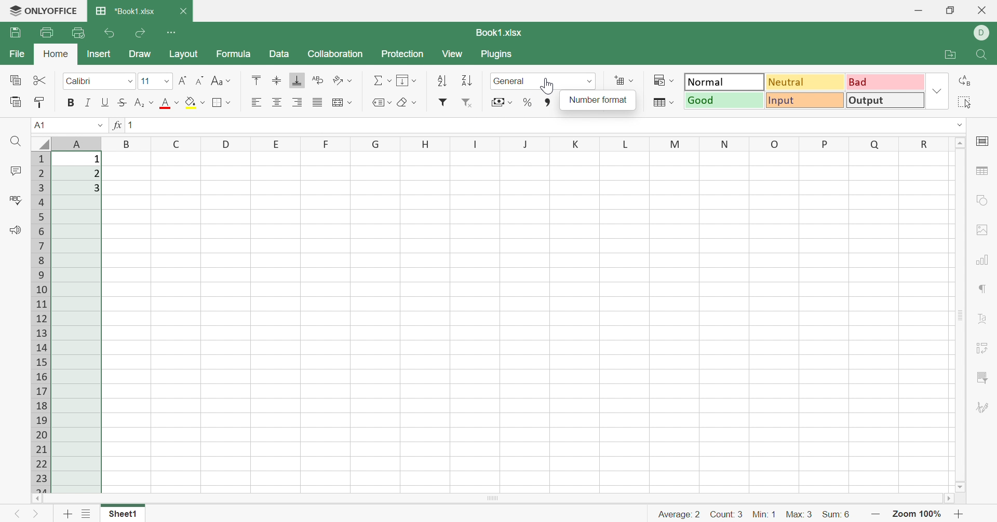 The height and width of the screenshot is (522, 997). What do you see at coordinates (168, 104) in the screenshot?
I see `Font` at bounding box center [168, 104].